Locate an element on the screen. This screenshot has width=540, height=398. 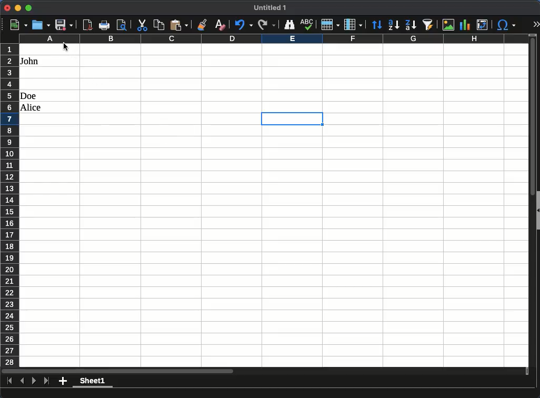
clone formatting is located at coordinates (204, 24).